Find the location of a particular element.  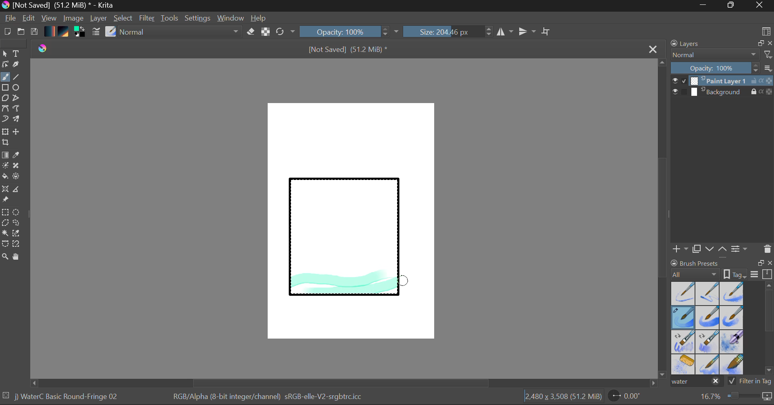

Move Layer Up is located at coordinates (723, 248).